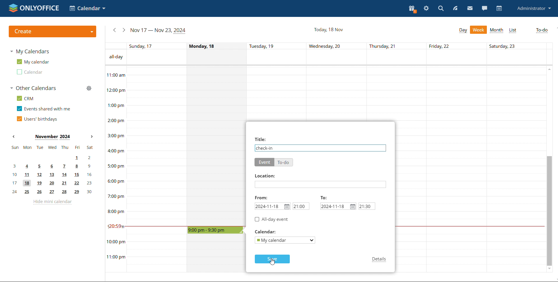 The height and width of the screenshot is (282, 558). Describe the element at coordinates (499, 8) in the screenshot. I see `calendar` at that location.